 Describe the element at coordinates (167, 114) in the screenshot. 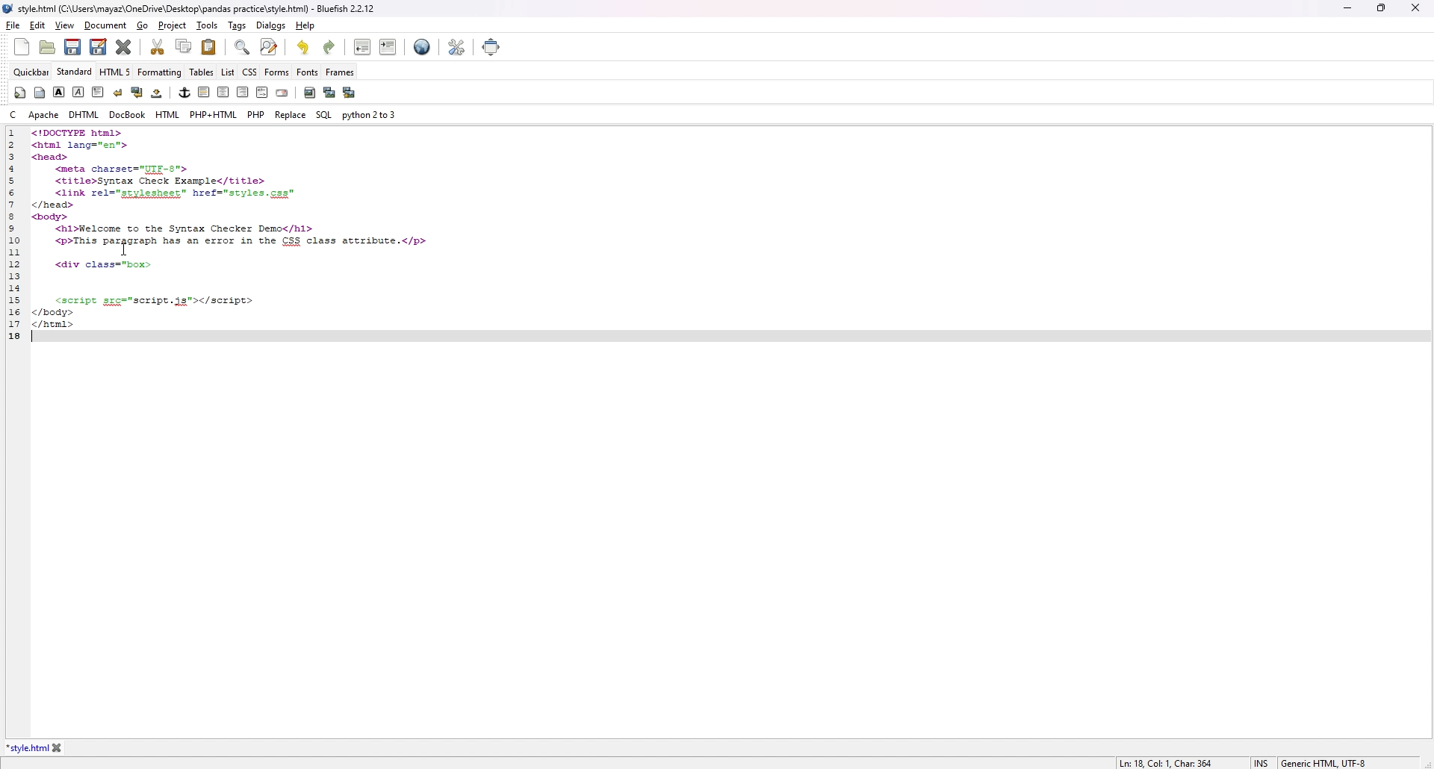

I see `html` at that location.